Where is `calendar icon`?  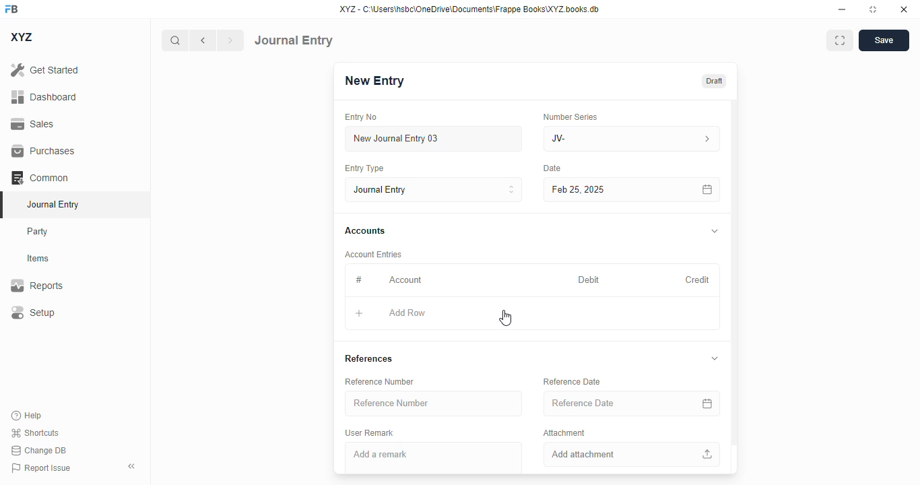
calendar icon is located at coordinates (708, 190).